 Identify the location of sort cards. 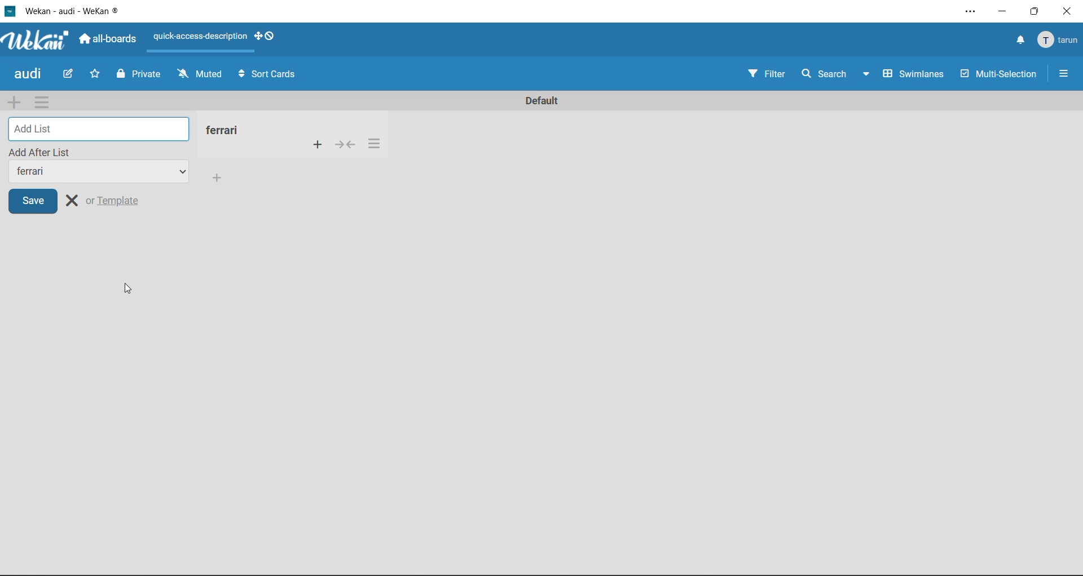
(275, 76).